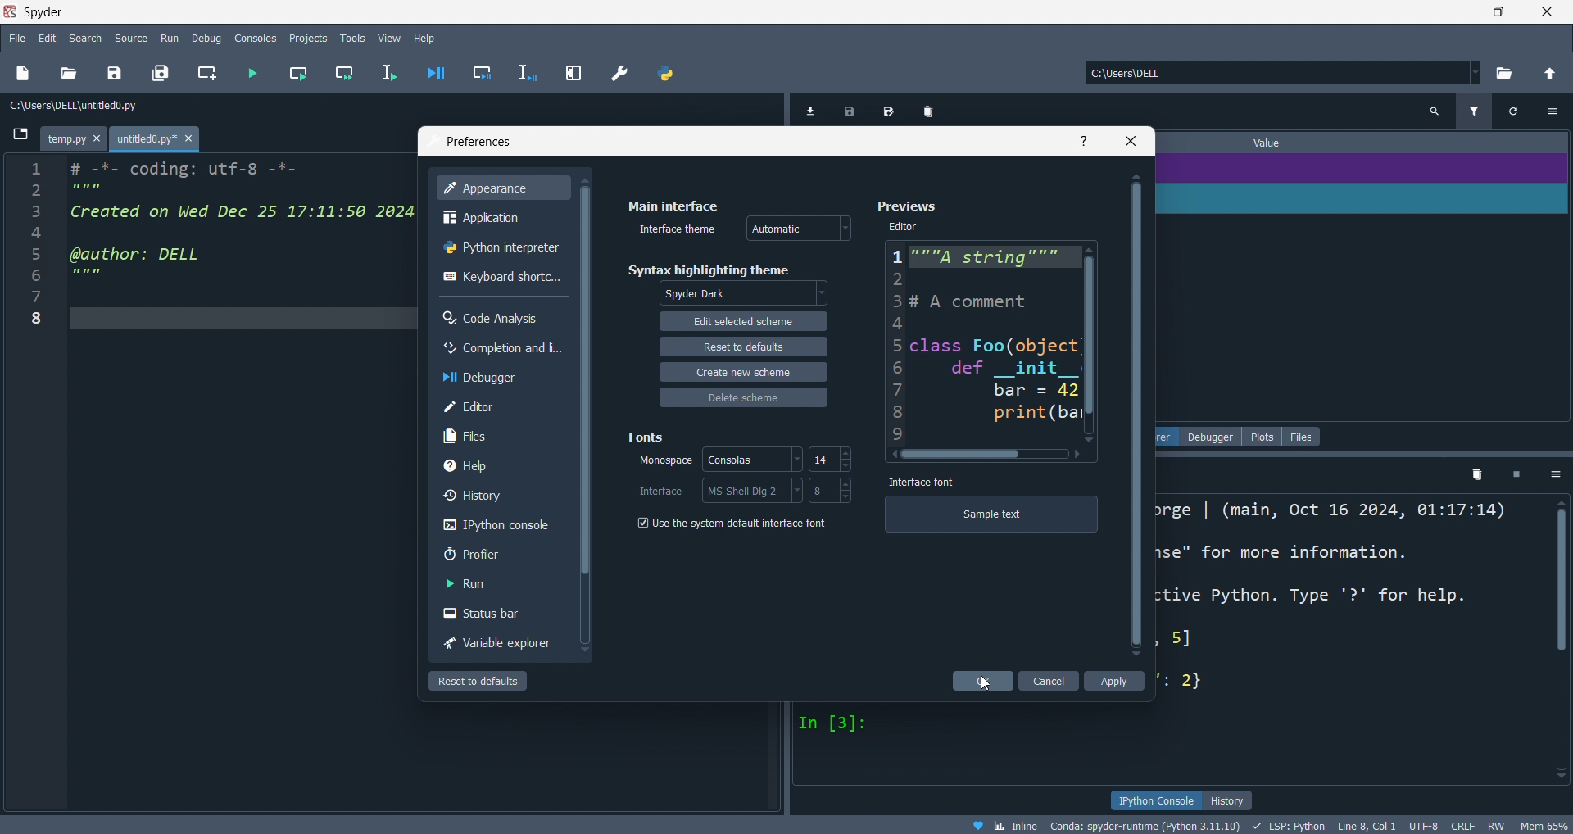 This screenshot has width=1573, height=834. What do you see at coordinates (848, 454) in the screenshot?
I see `increase ` at bounding box center [848, 454].